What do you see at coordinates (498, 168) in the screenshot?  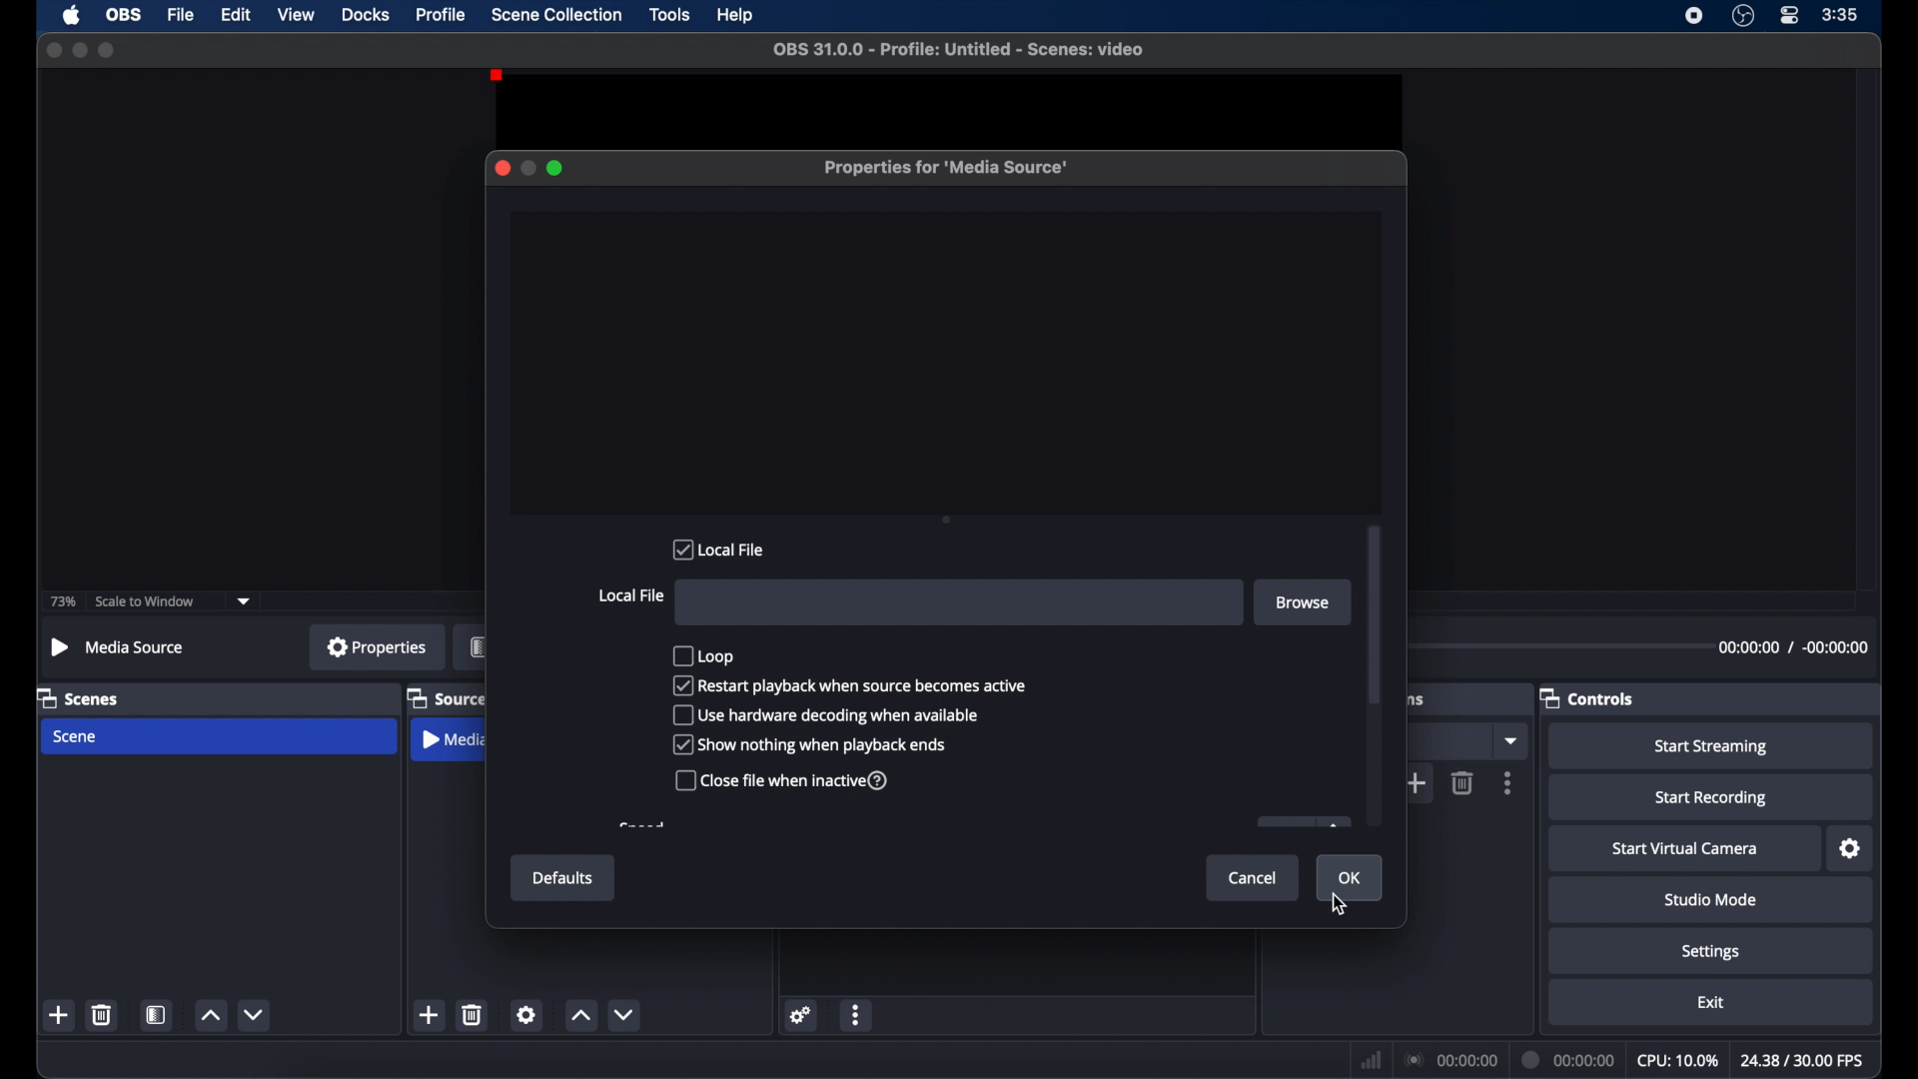 I see `close` at bounding box center [498, 168].